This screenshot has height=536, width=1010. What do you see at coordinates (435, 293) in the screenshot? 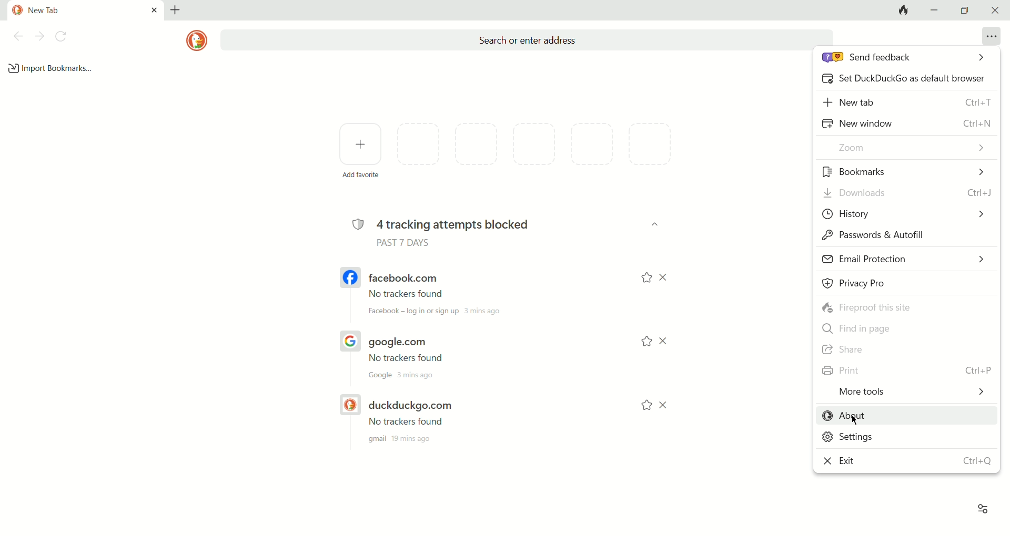
I see `FACEBOOK.com url` at bounding box center [435, 293].